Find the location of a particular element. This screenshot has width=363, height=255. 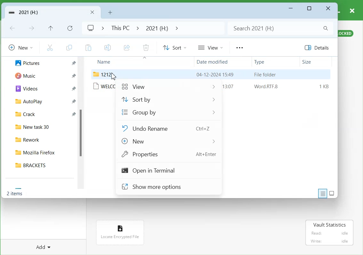

close is located at coordinates (352, 10).